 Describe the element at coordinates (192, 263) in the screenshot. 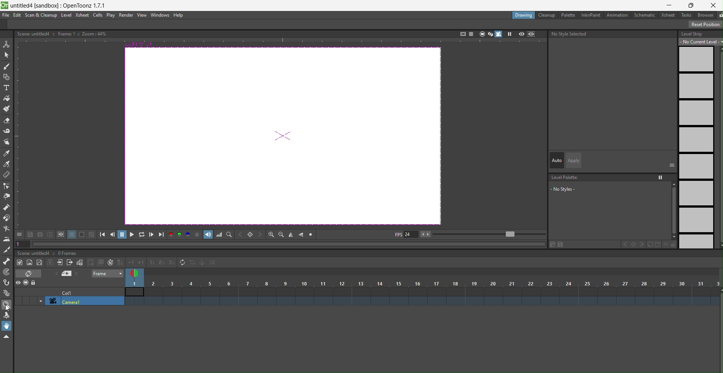

I see `` at that location.